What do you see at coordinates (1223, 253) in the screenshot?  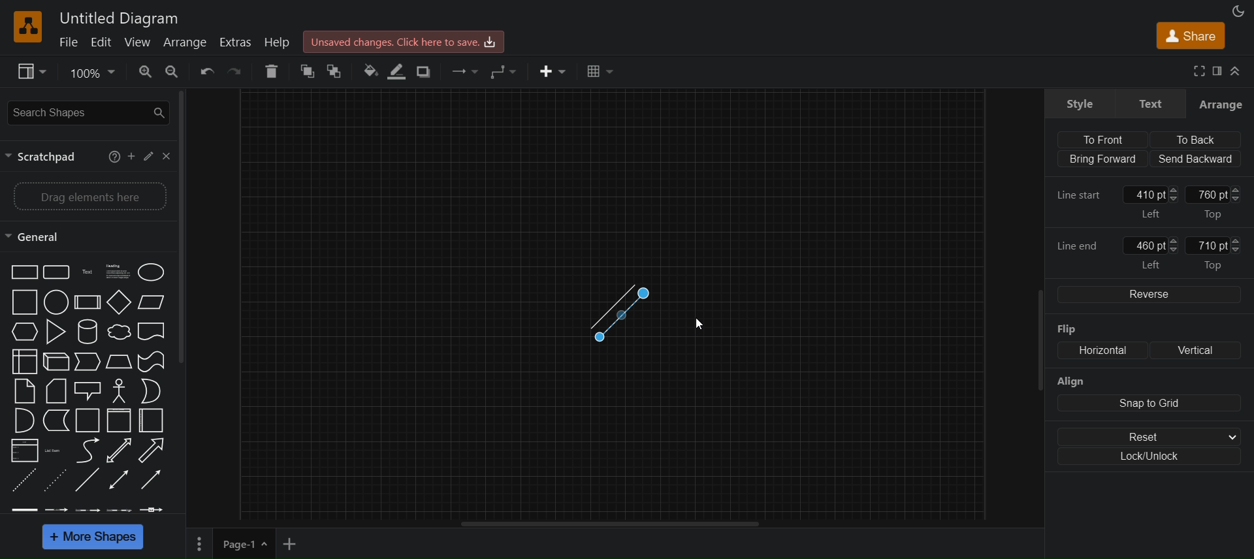 I see `710 pt top` at bounding box center [1223, 253].